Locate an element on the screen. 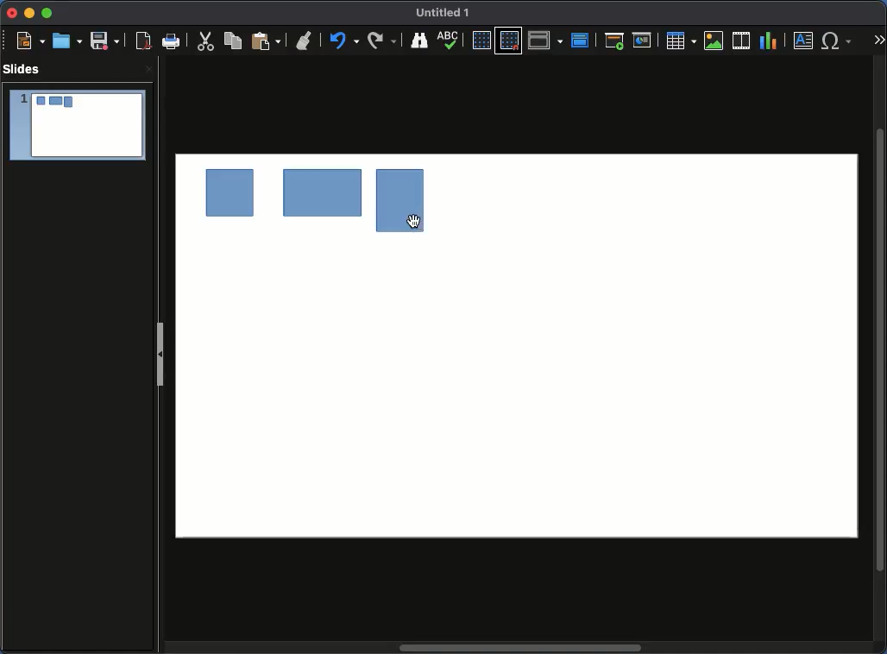  Open is located at coordinates (67, 40).